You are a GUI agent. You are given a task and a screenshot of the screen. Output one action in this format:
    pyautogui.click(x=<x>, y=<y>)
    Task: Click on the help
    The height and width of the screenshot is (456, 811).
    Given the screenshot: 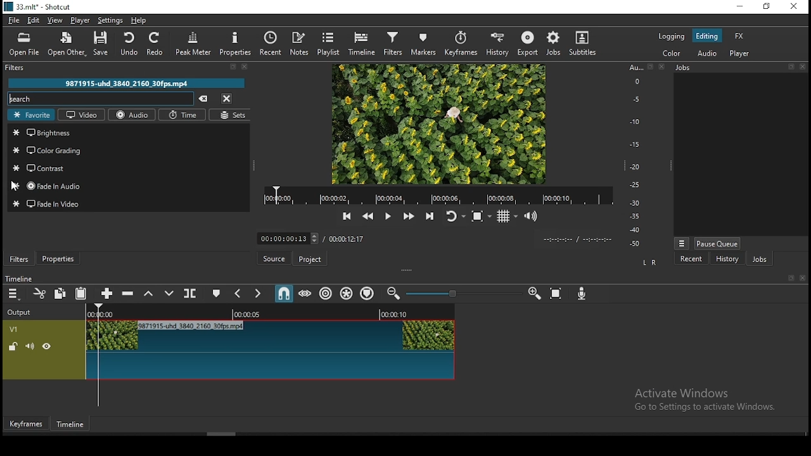 What is the action you would take?
    pyautogui.click(x=139, y=20)
    